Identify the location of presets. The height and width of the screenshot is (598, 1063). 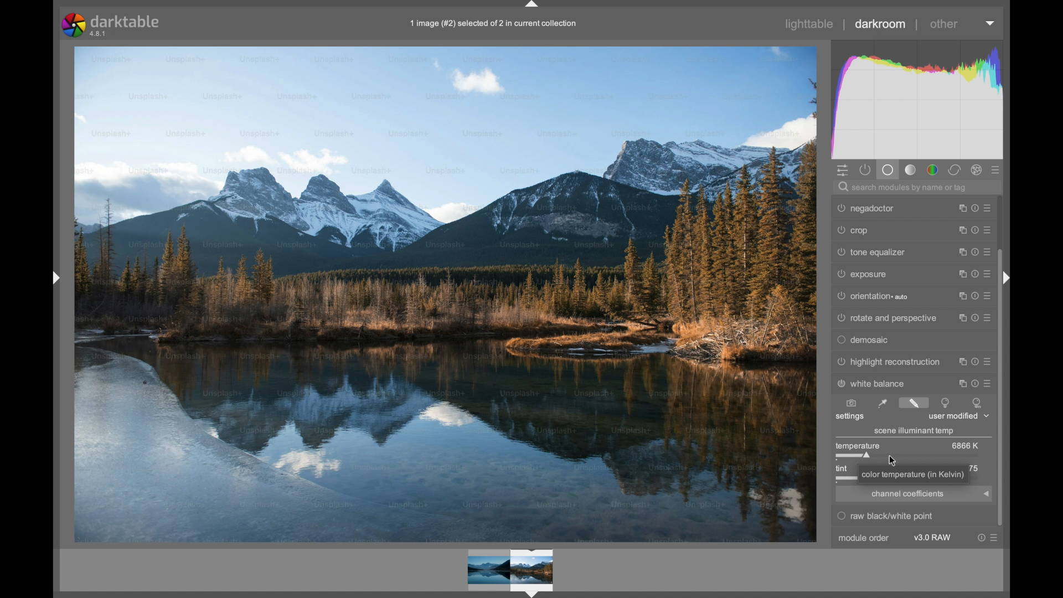
(990, 271).